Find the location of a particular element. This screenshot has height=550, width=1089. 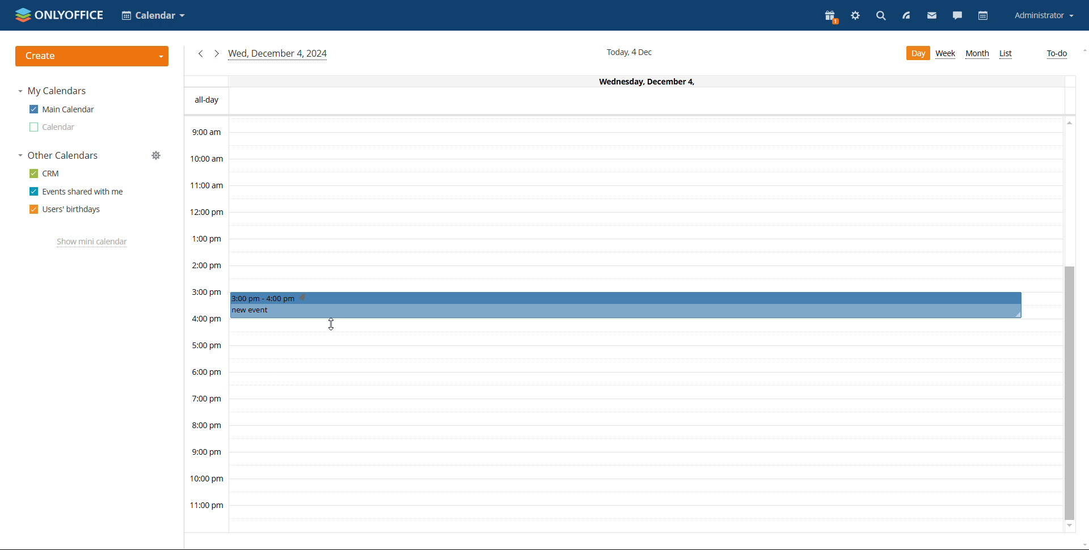

week view is located at coordinates (947, 54).